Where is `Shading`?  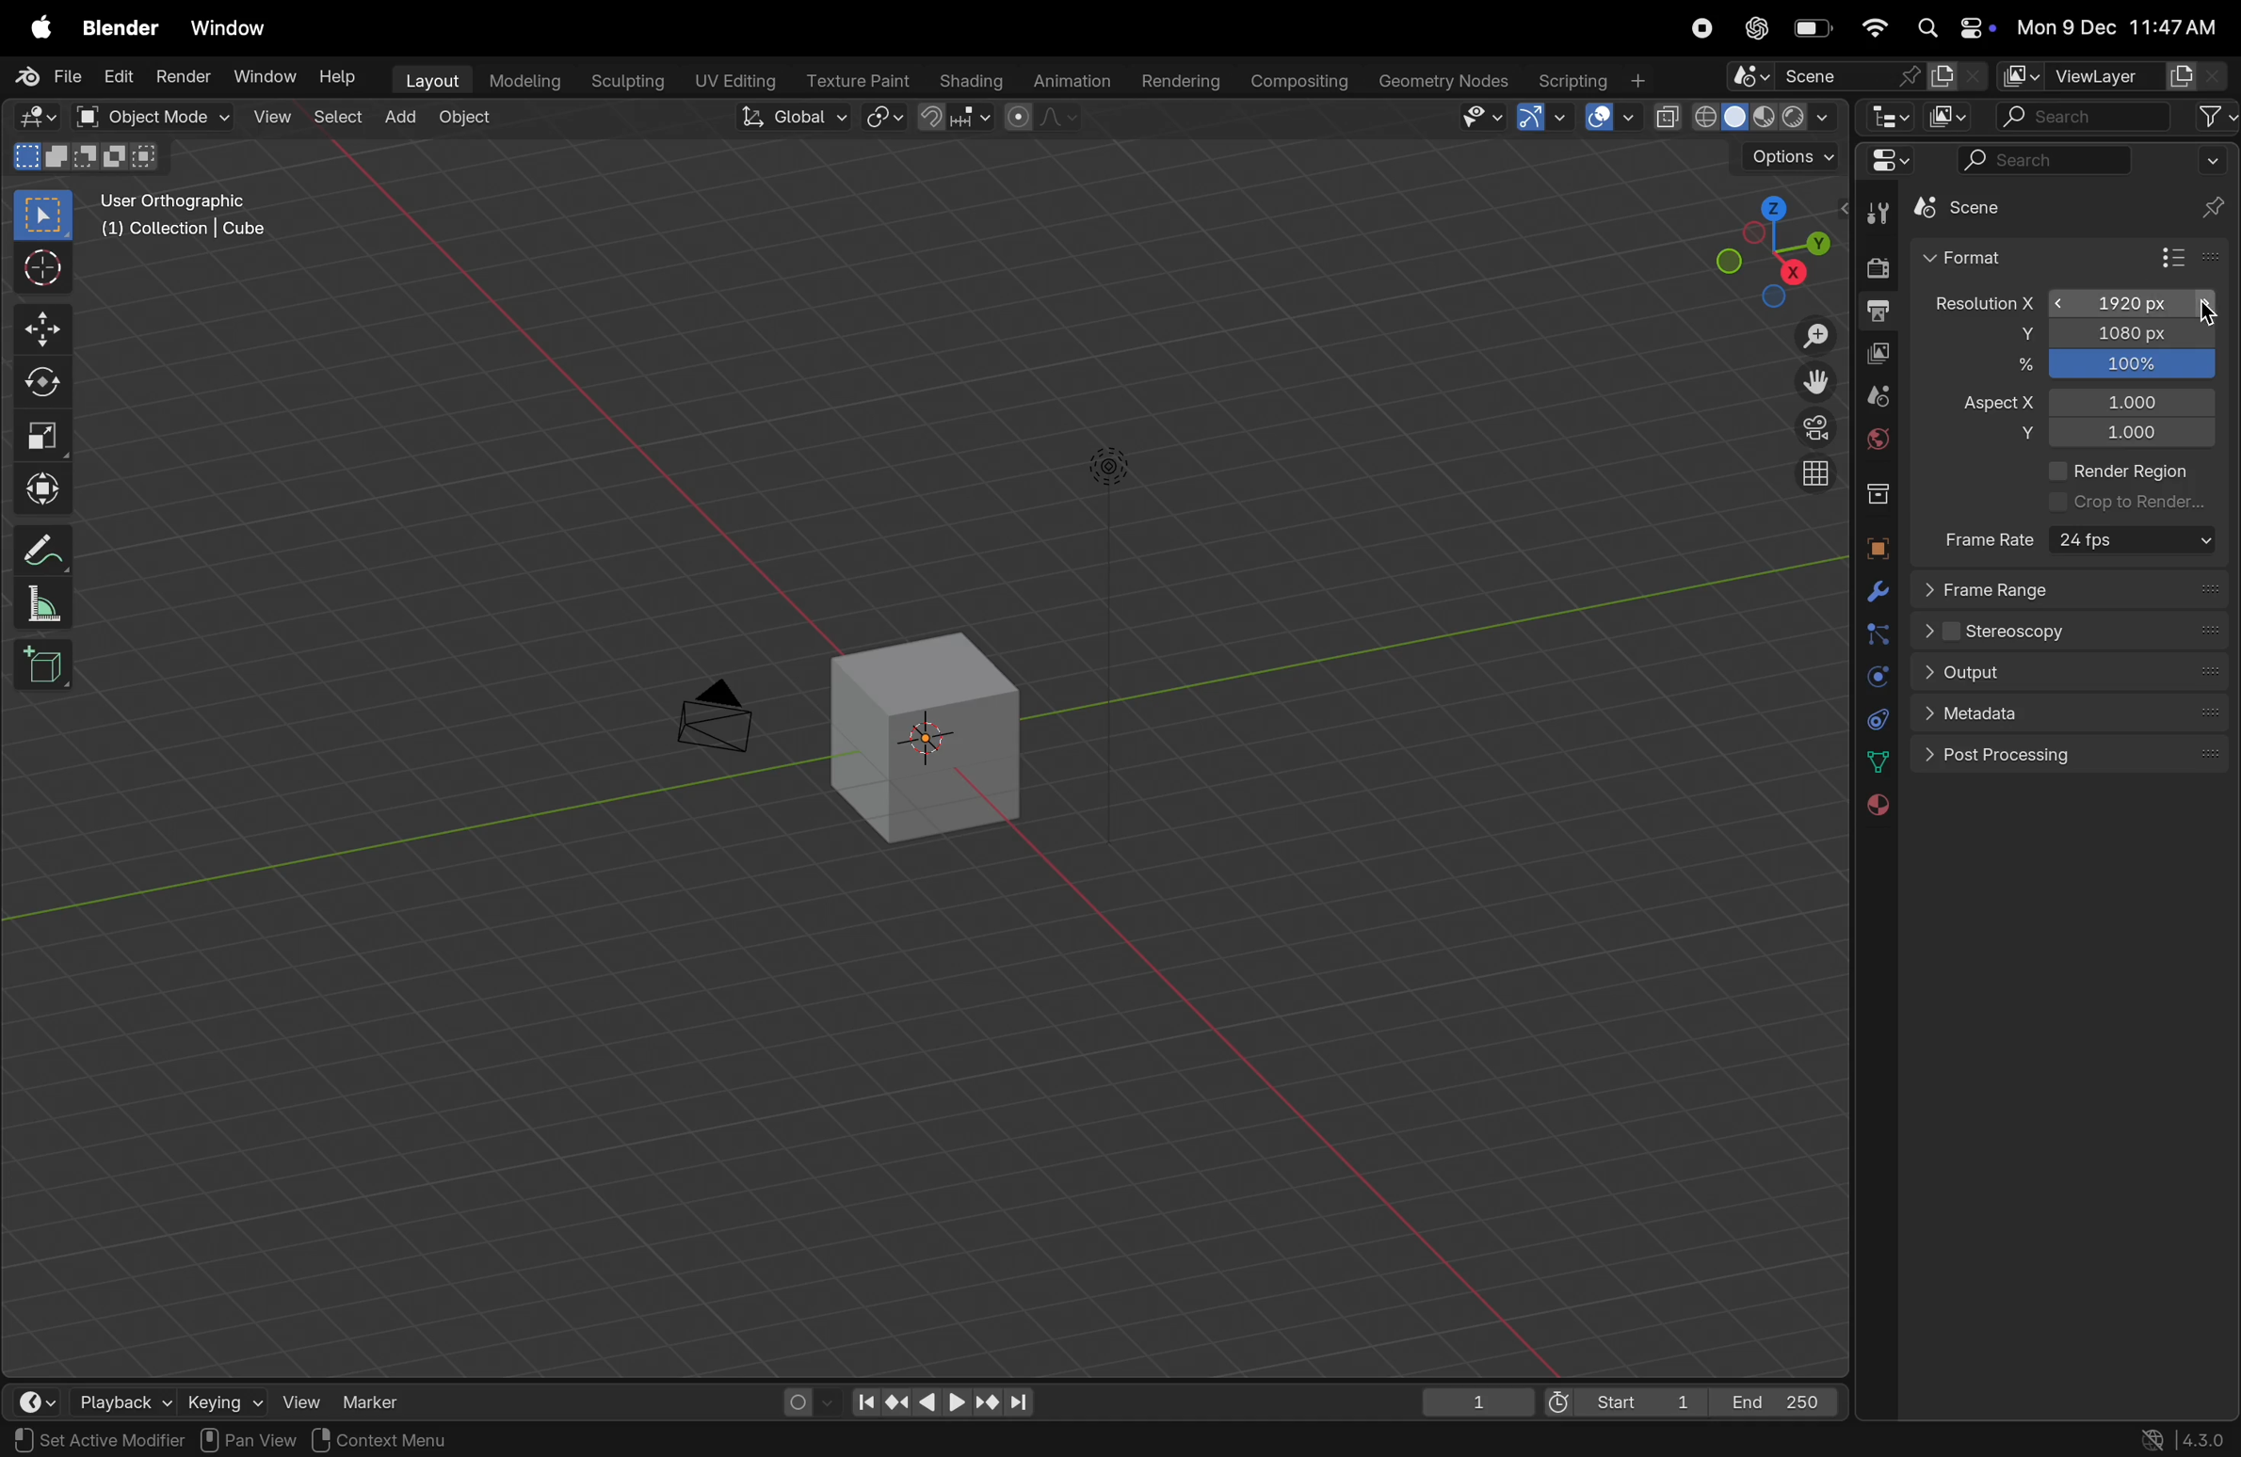
Shading is located at coordinates (974, 78).